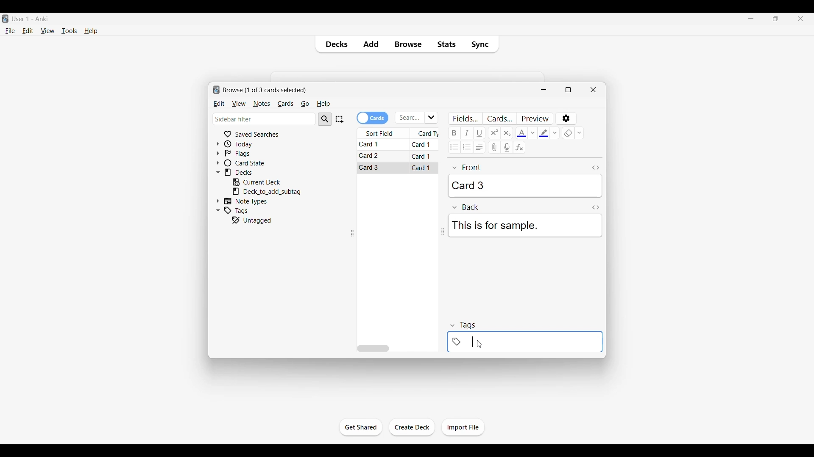 The height and width of the screenshot is (457, 814). What do you see at coordinates (6, 19) in the screenshot?
I see `Software logo` at bounding box center [6, 19].